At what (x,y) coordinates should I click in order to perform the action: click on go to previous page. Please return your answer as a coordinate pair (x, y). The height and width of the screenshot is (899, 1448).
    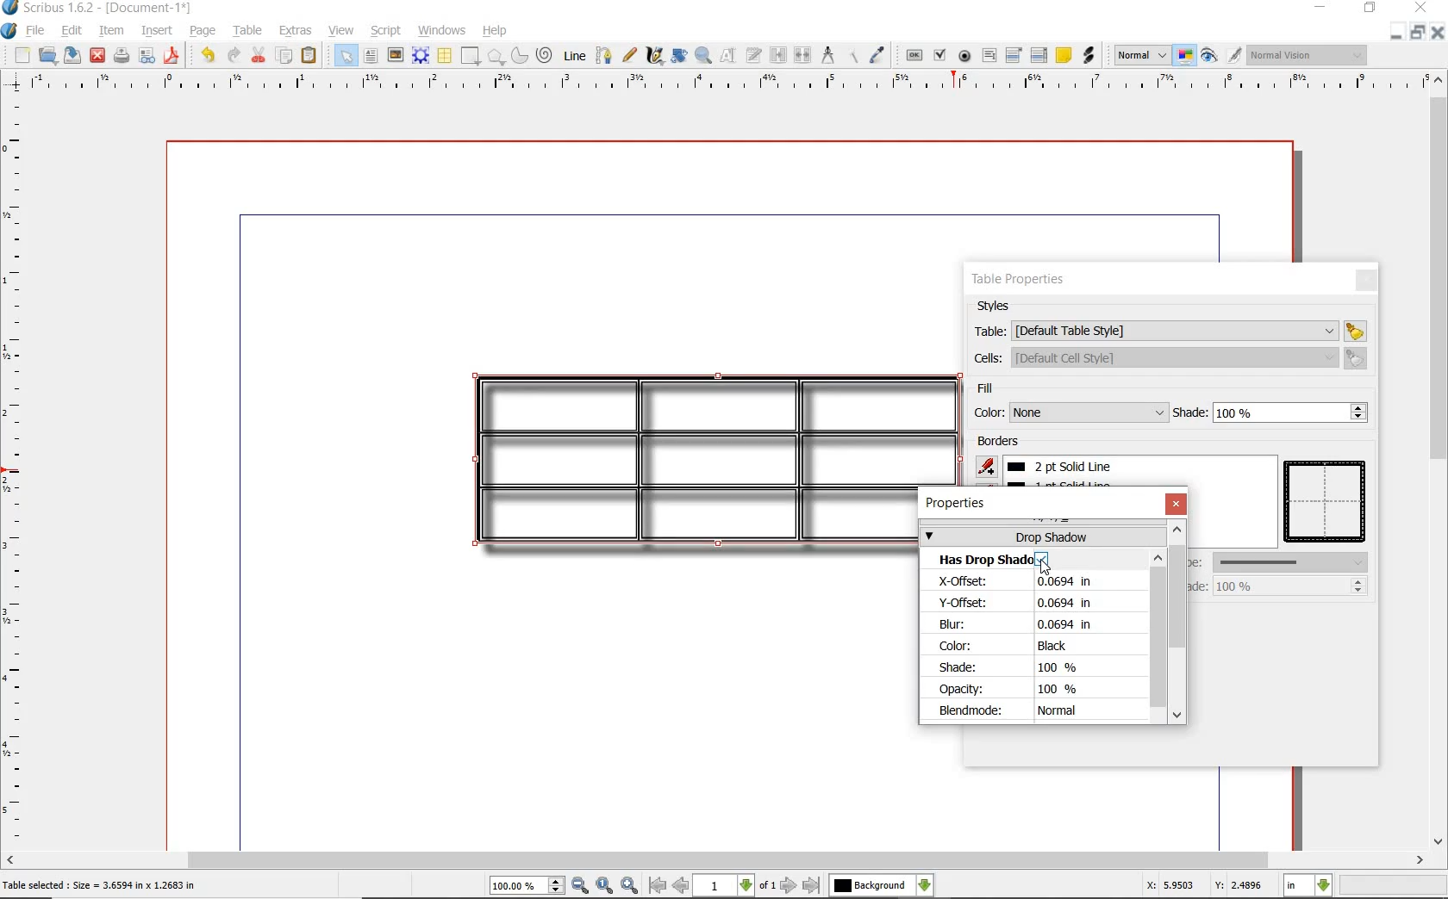
    Looking at the image, I should click on (681, 886).